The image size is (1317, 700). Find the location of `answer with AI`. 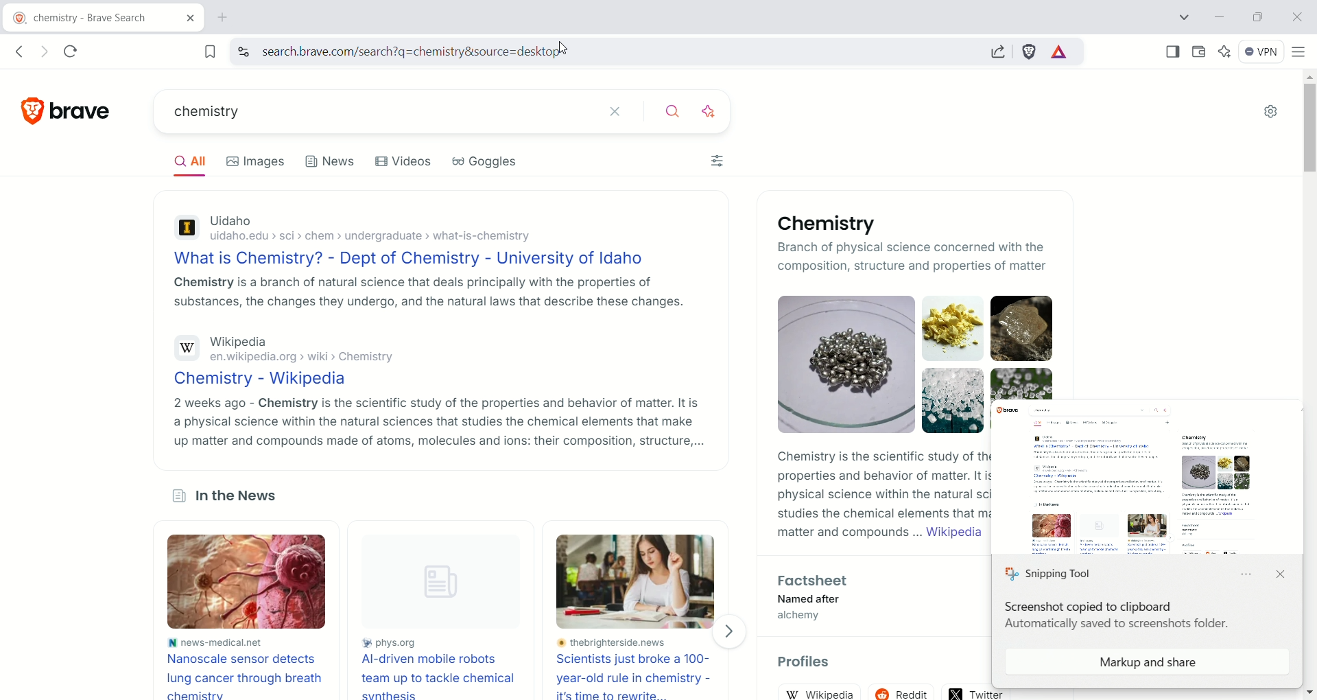

answer with AI is located at coordinates (717, 109).